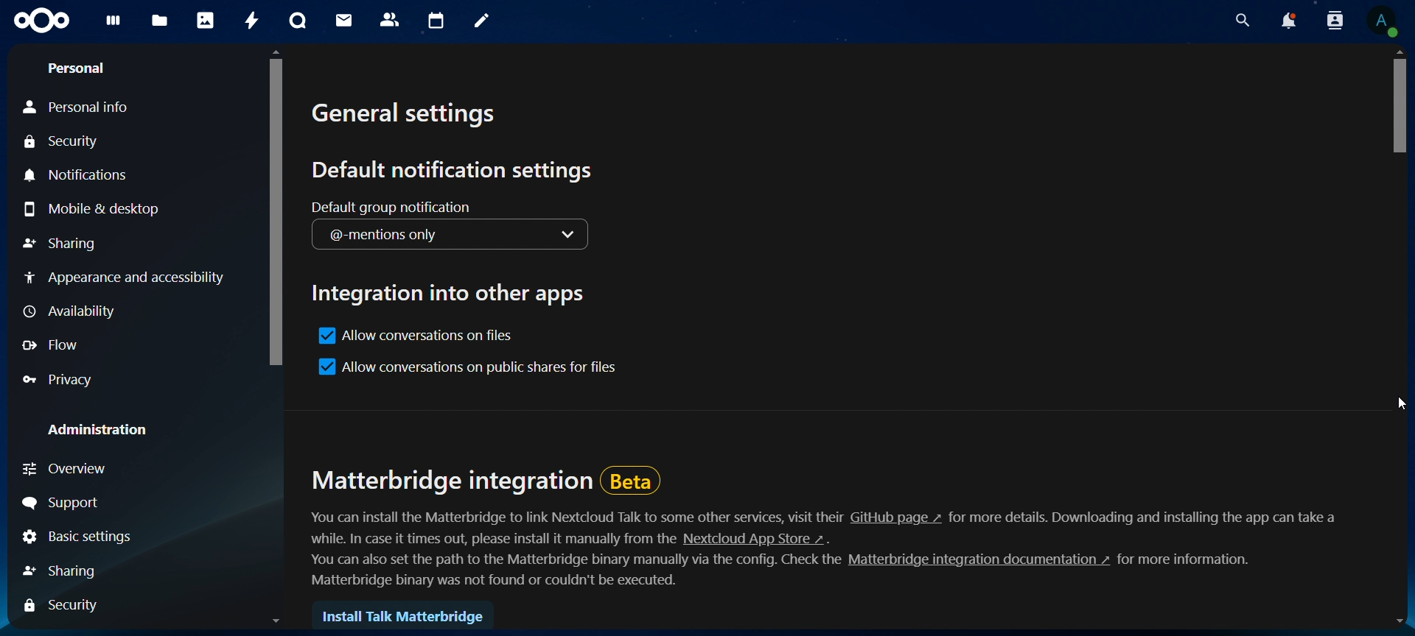 The image size is (1415, 636). Describe the element at coordinates (253, 20) in the screenshot. I see `activity` at that location.